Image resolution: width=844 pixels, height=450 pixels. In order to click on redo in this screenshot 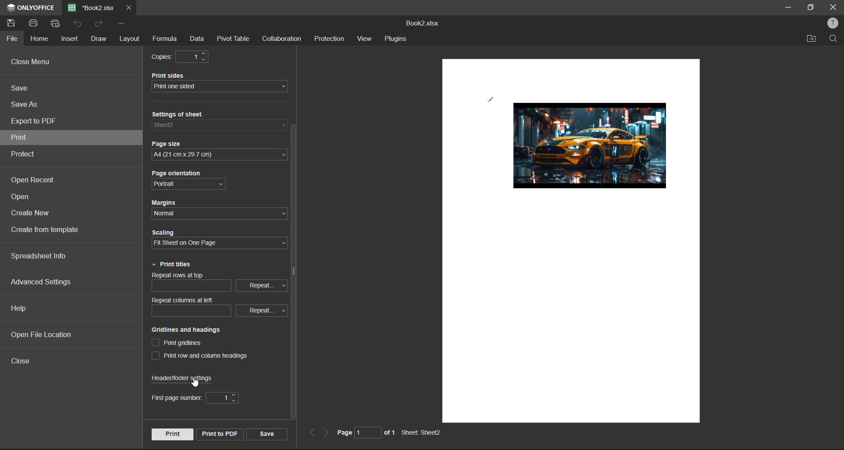, I will do `click(101, 25)`.